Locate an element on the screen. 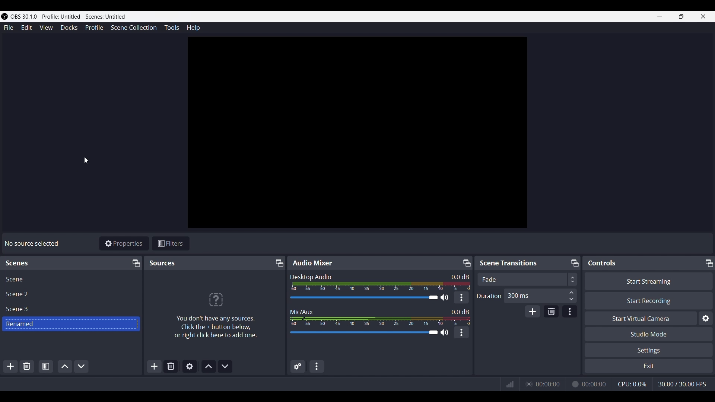   Undock/Pop-out icon is located at coordinates (278, 263).